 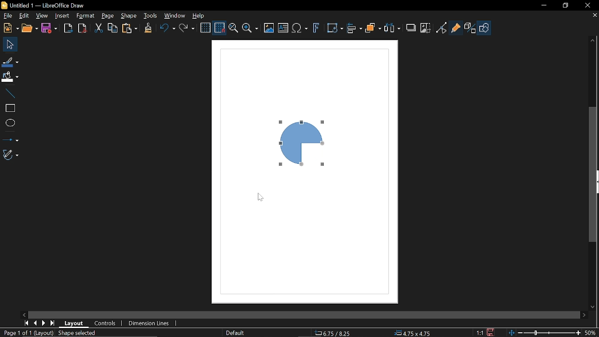 What do you see at coordinates (456, 27) in the screenshot?
I see `Glue` at bounding box center [456, 27].